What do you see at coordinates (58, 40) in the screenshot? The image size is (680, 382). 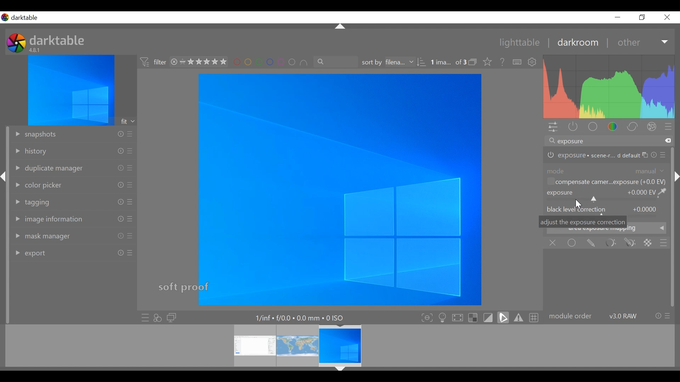 I see `darktable` at bounding box center [58, 40].